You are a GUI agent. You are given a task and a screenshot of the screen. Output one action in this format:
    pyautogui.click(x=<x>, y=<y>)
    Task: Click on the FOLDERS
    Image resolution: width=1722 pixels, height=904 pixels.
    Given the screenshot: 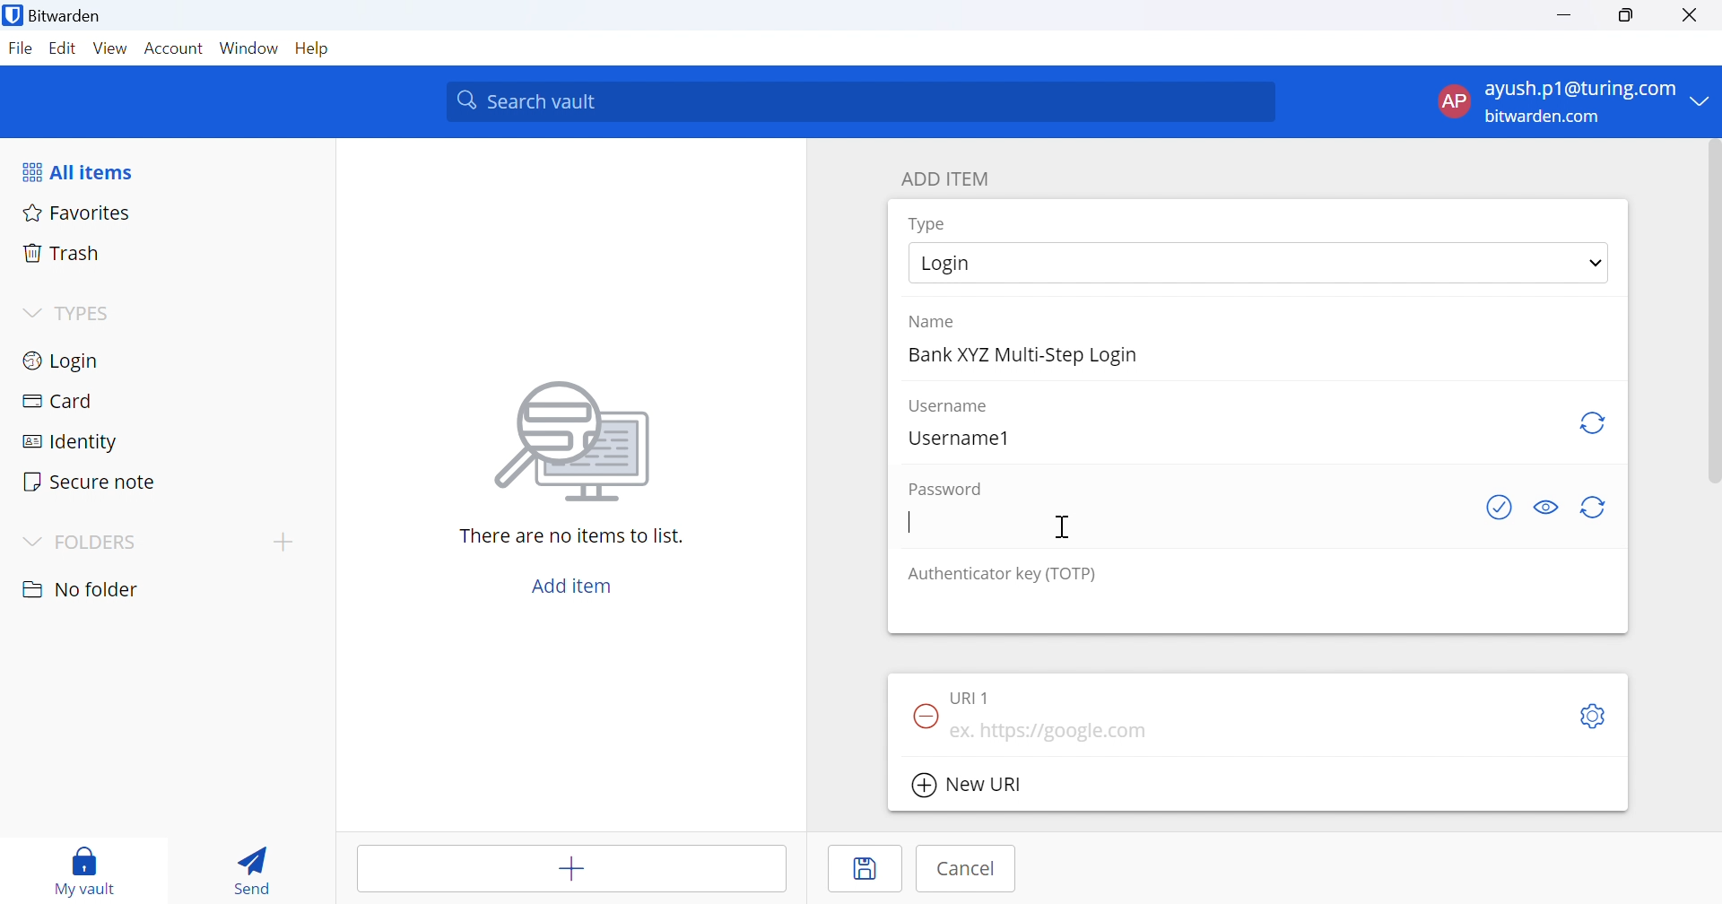 What is the action you would take?
    pyautogui.click(x=105, y=543)
    